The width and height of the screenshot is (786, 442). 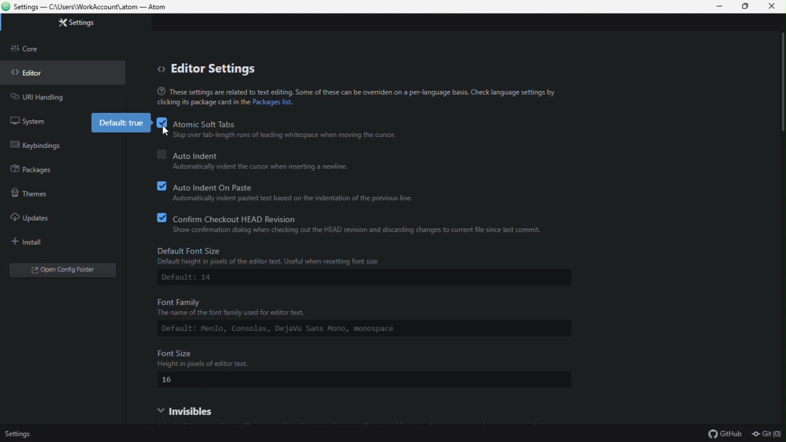 What do you see at coordinates (31, 123) in the screenshot?
I see `System` at bounding box center [31, 123].